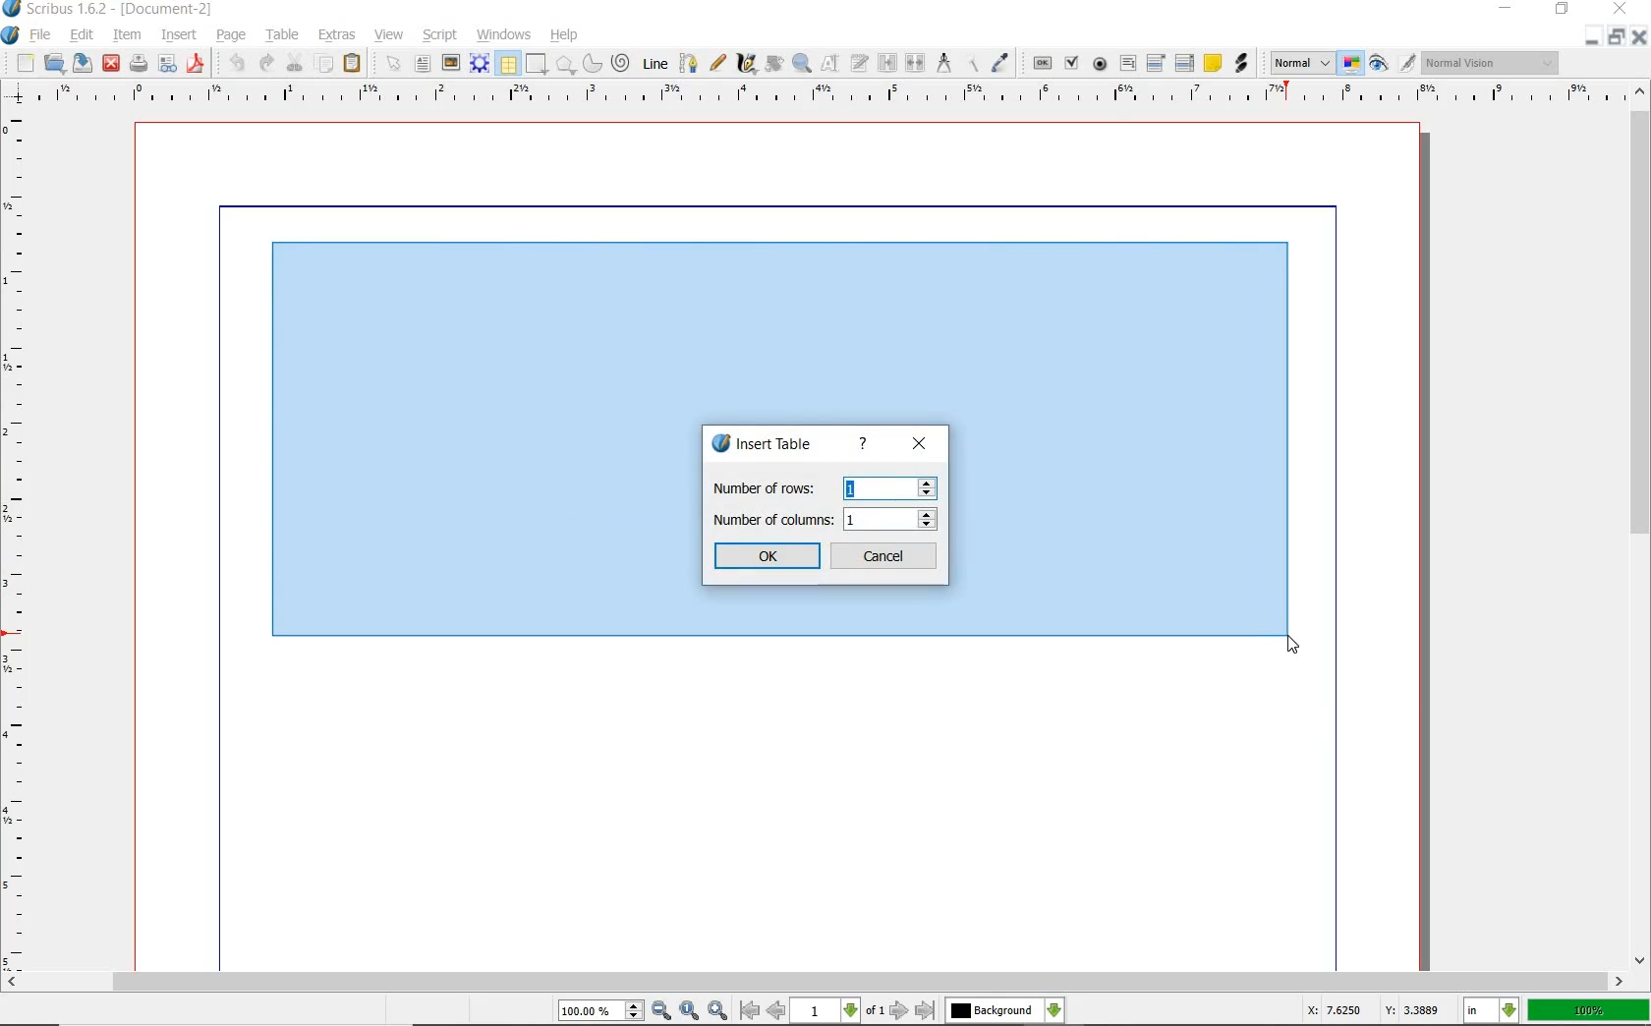 Image resolution: width=1651 pixels, height=1026 pixels. What do you see at coordinates (1069, 63) in the screenshot?
I see `pdf checkbox` at bounding box center [1069, 63].